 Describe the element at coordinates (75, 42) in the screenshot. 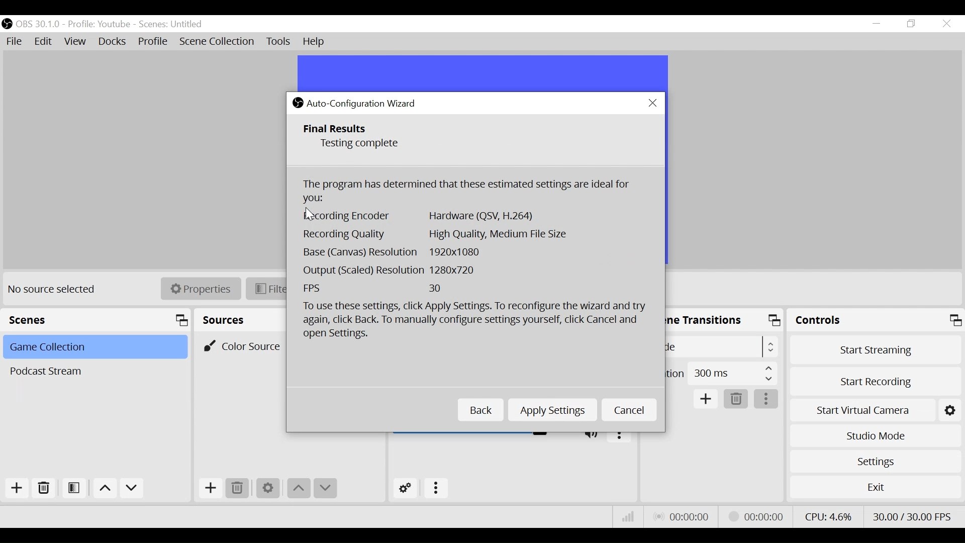

I see `View` at that location.